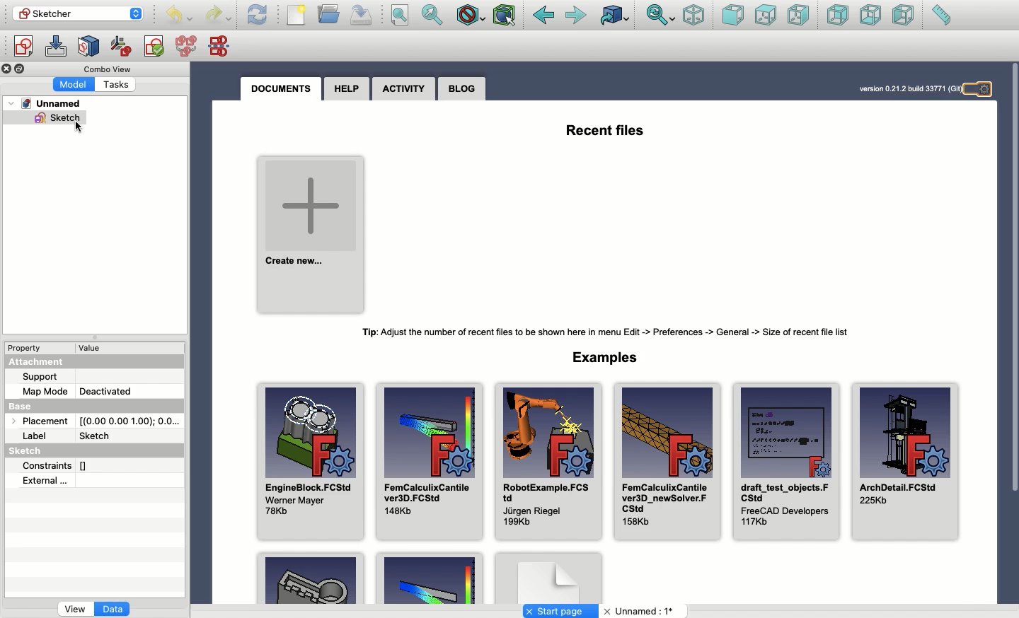 This screenshot has width=1019, height=618. I want to click on Tasks, so click(120, 83).